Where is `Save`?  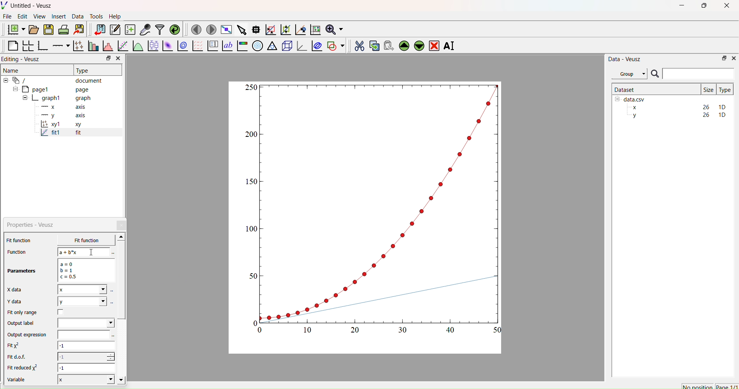
Save is located at coordinates (48, 29).